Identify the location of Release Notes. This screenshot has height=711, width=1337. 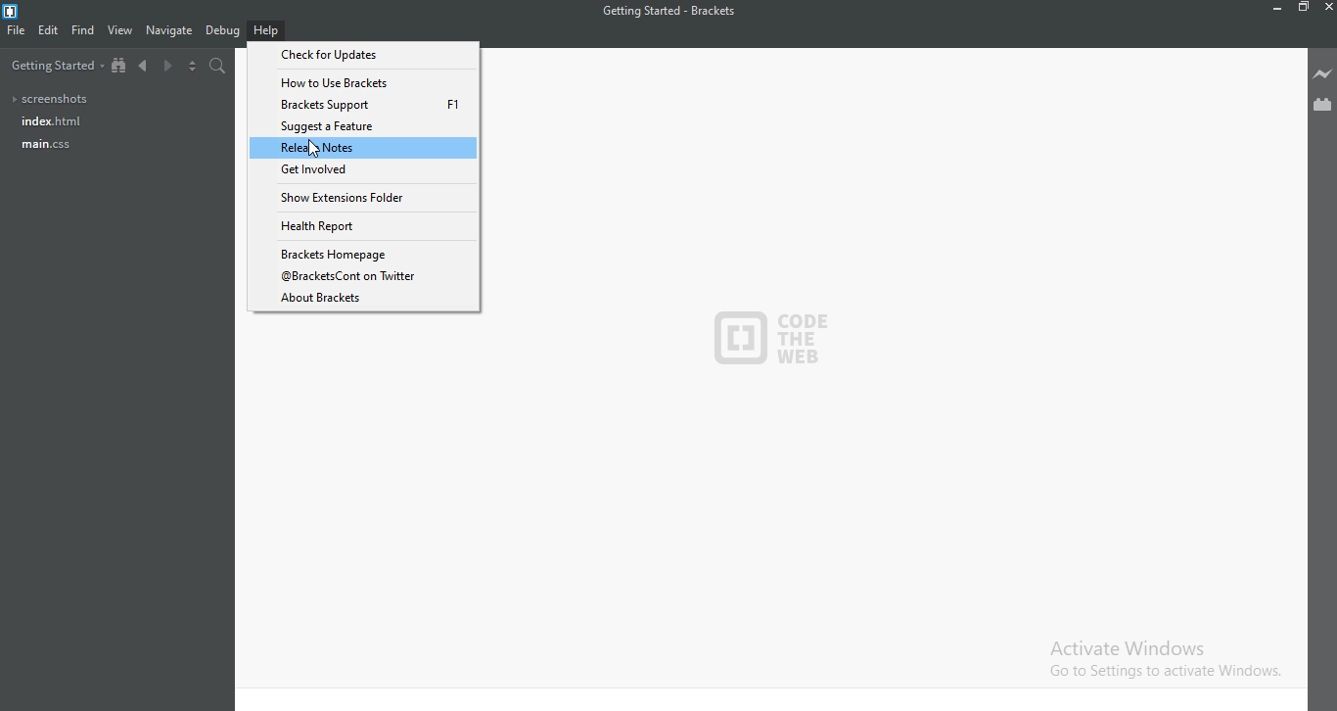
(364, 147).